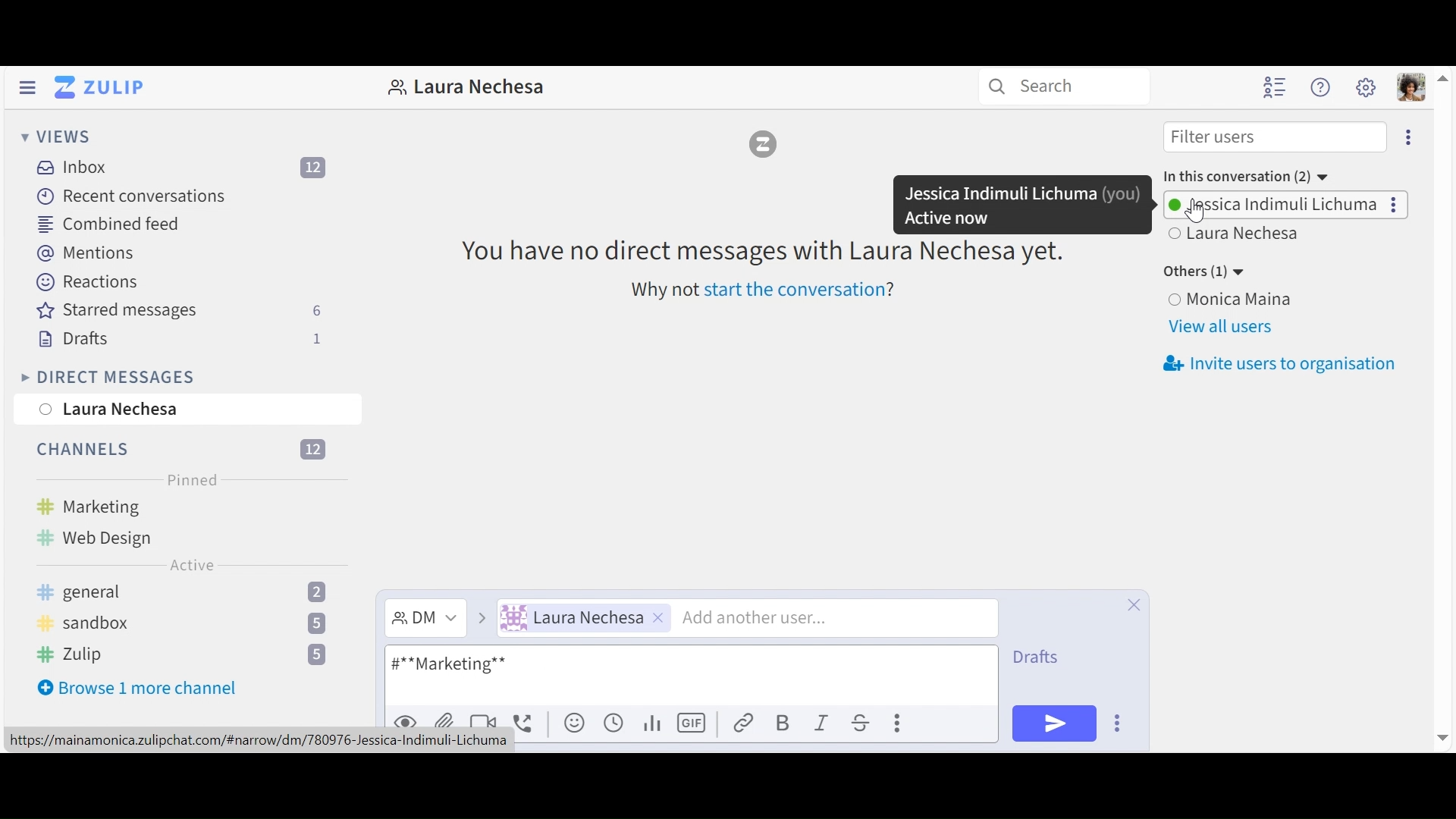 The image size is (1456, 819). Describe the element at coordinates (1367, 86) in the screenshot. I see `Main menu` at that location.